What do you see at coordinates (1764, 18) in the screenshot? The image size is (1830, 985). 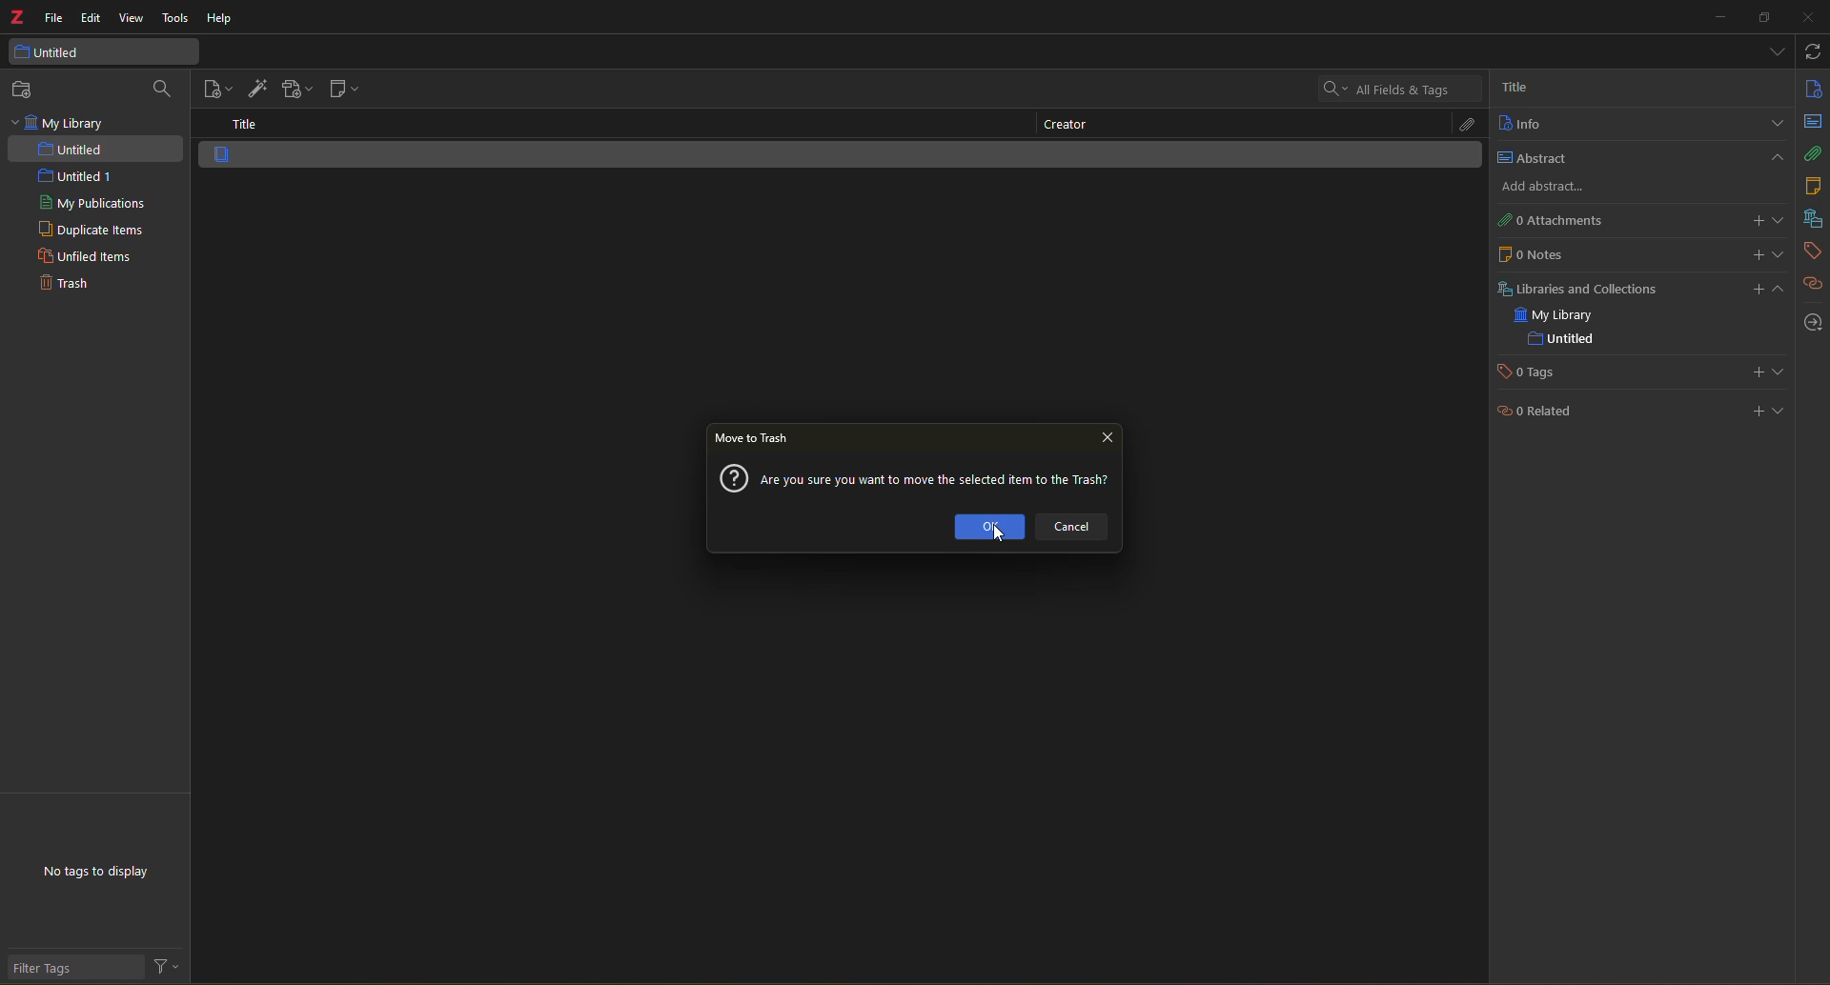 I see `maximize` at bounding box center [1764, 18].